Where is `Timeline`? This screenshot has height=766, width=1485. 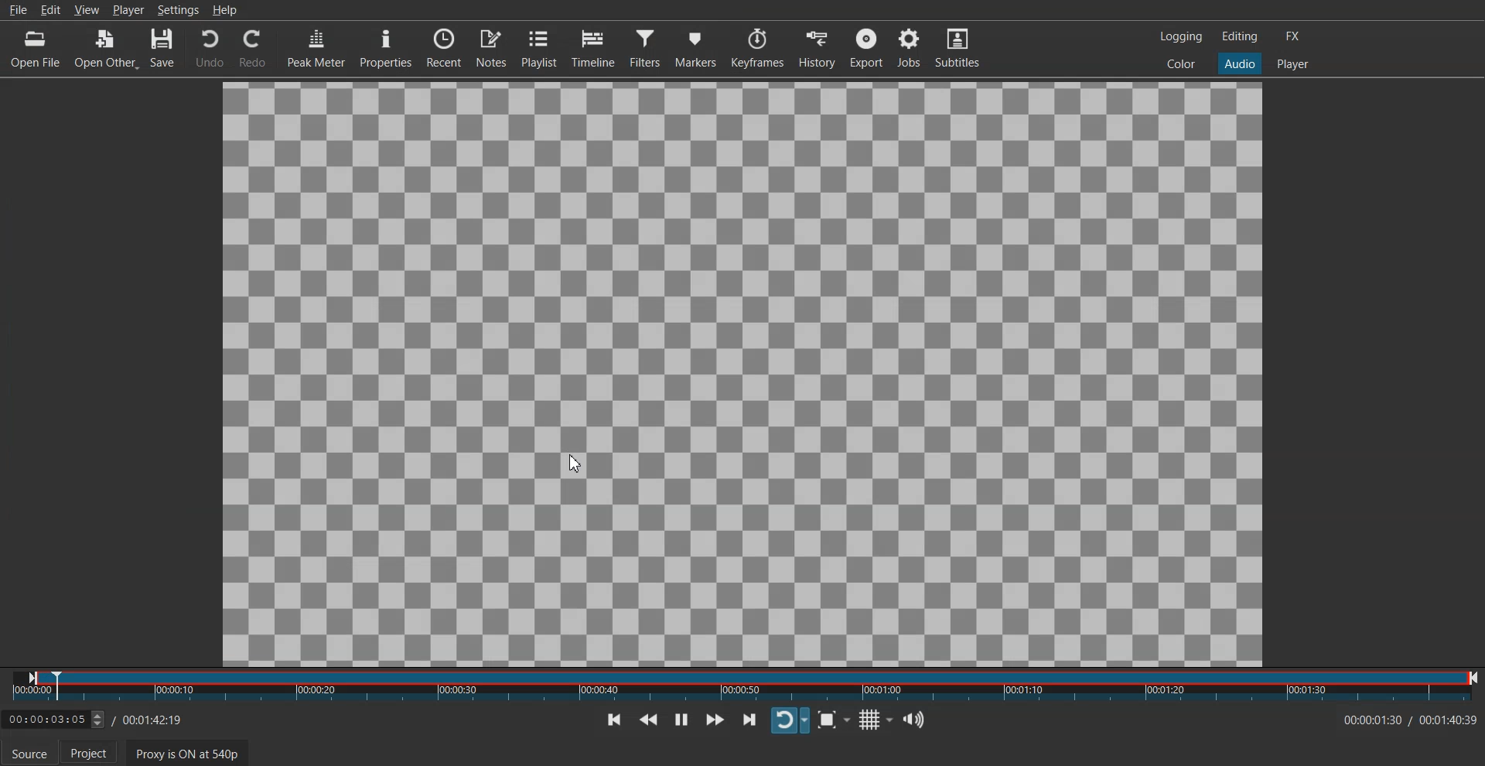
Timeline is located at coordinates (592, 48).